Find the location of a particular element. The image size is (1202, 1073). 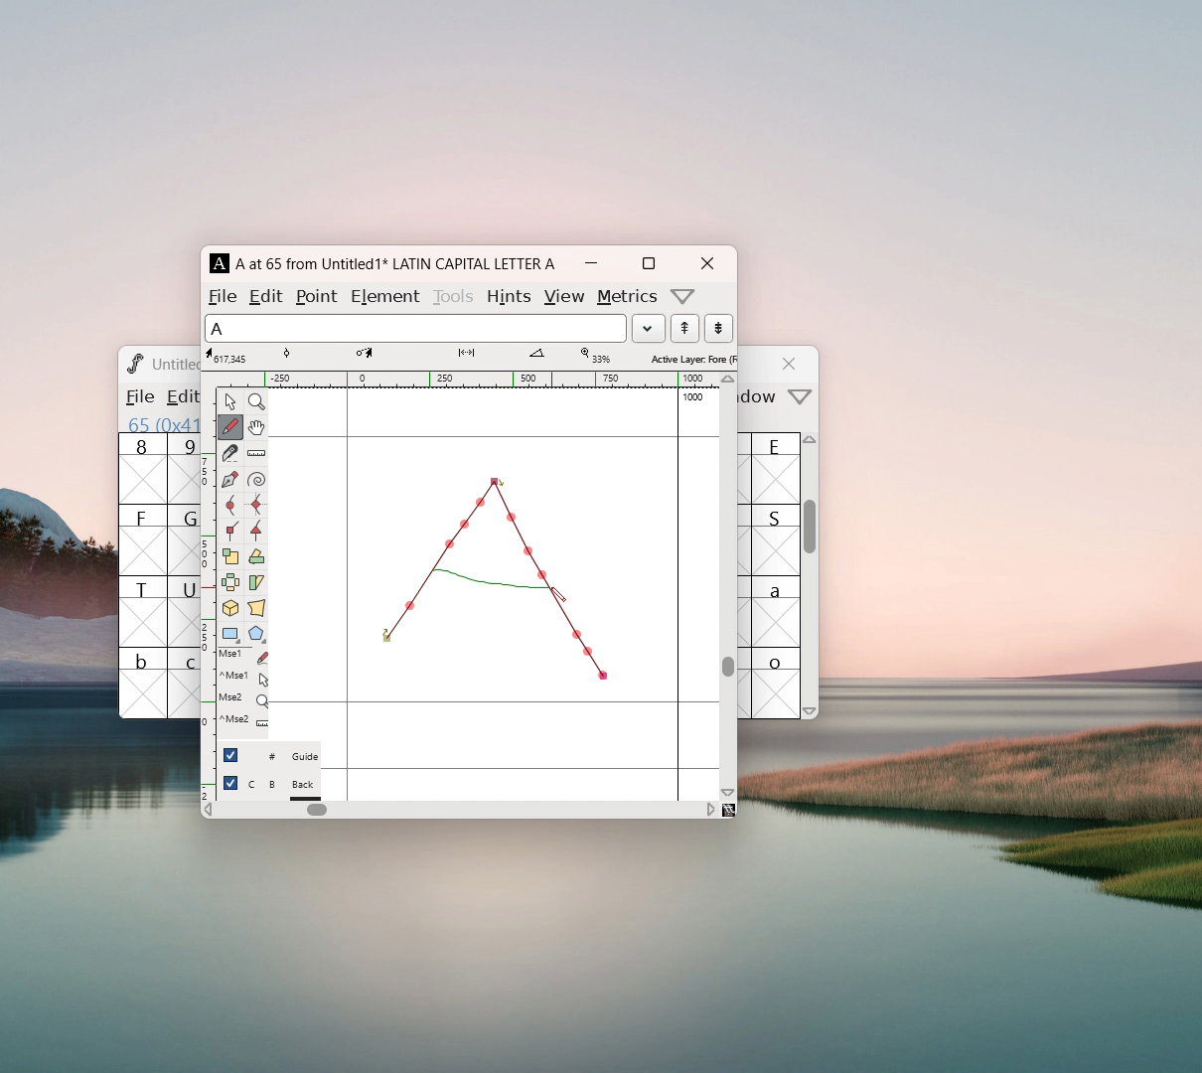

65 (0x41 is located at coordinates (159, 423).